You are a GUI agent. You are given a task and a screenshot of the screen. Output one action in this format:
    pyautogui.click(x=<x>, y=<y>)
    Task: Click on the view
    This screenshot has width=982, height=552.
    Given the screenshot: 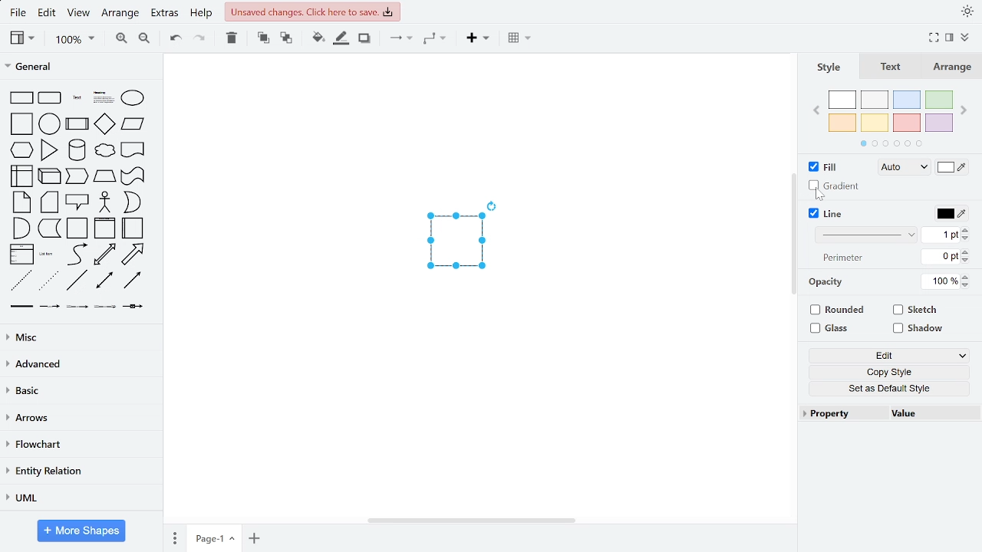 What is the action you would take?
    pyautogui.click(x=21, y=39)
    